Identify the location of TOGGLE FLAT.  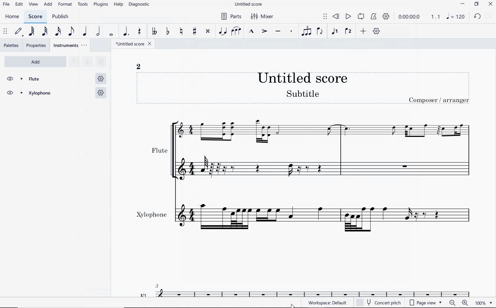
(167, 31).